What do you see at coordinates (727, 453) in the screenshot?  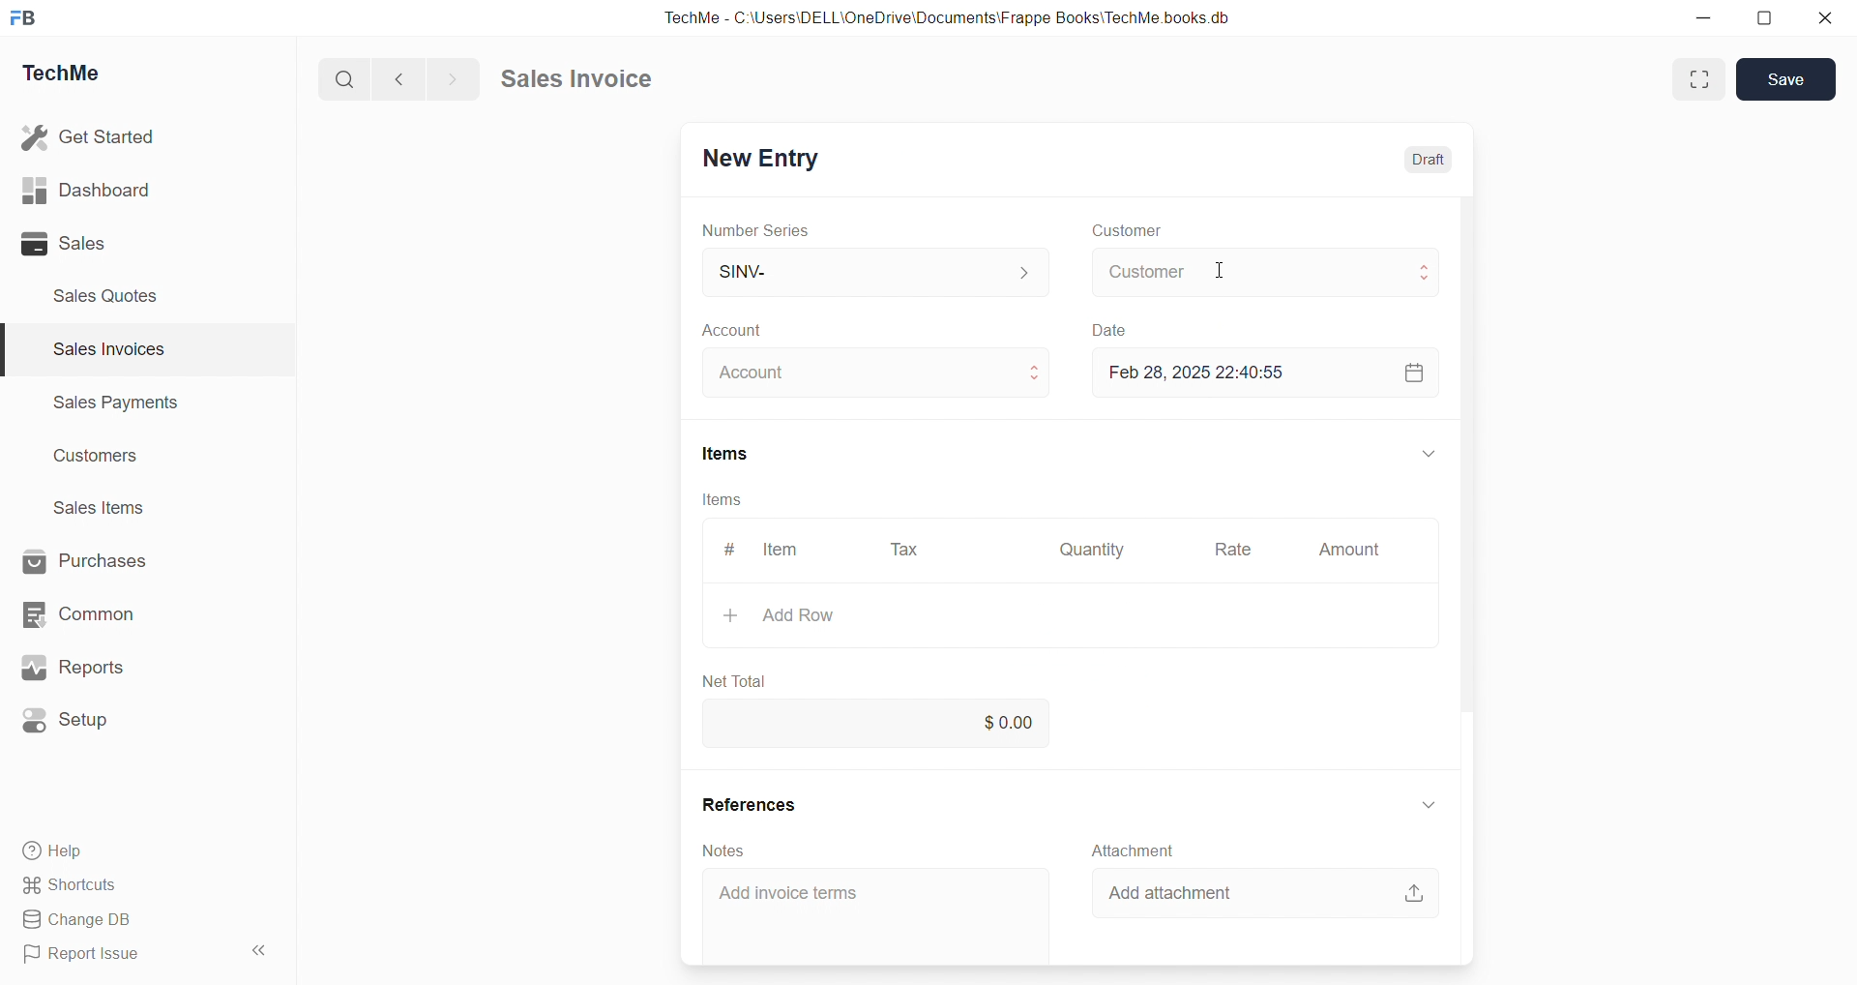 I see `Items` at bounding box center [727, 453].